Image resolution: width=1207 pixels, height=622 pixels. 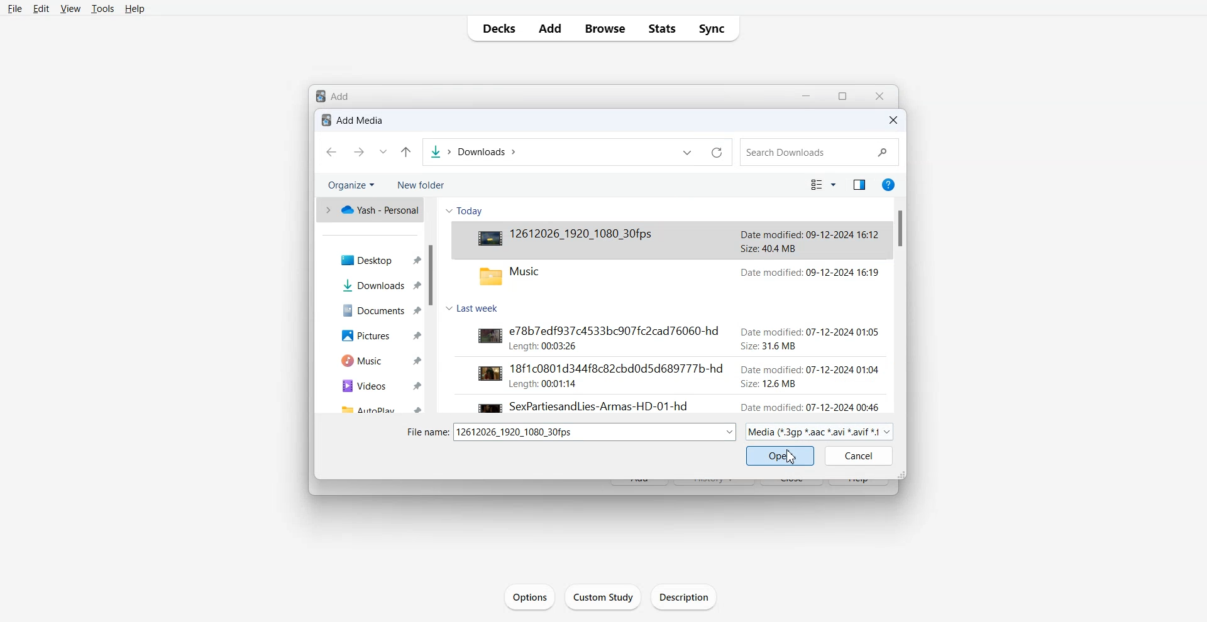 I want to click on Last Week, so click(x=473, y=310).